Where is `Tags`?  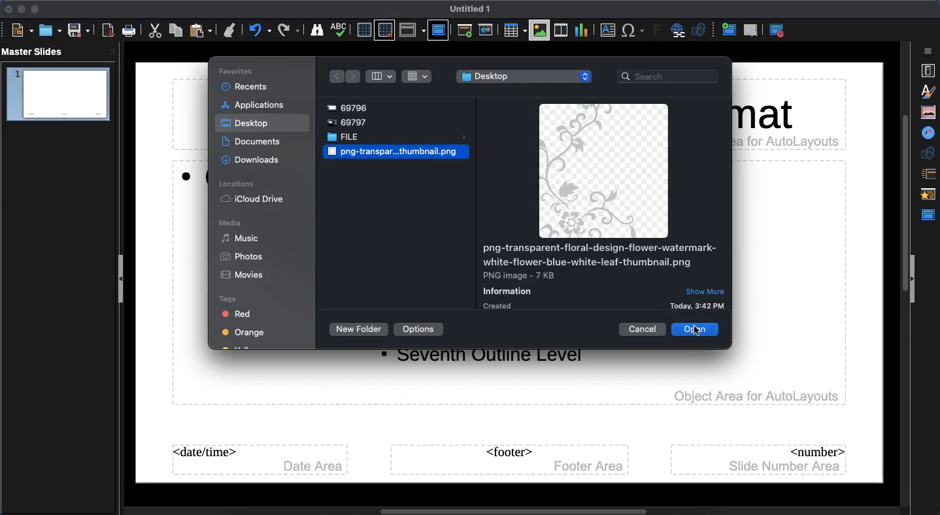
Tags is located at coordinates (229, 299).